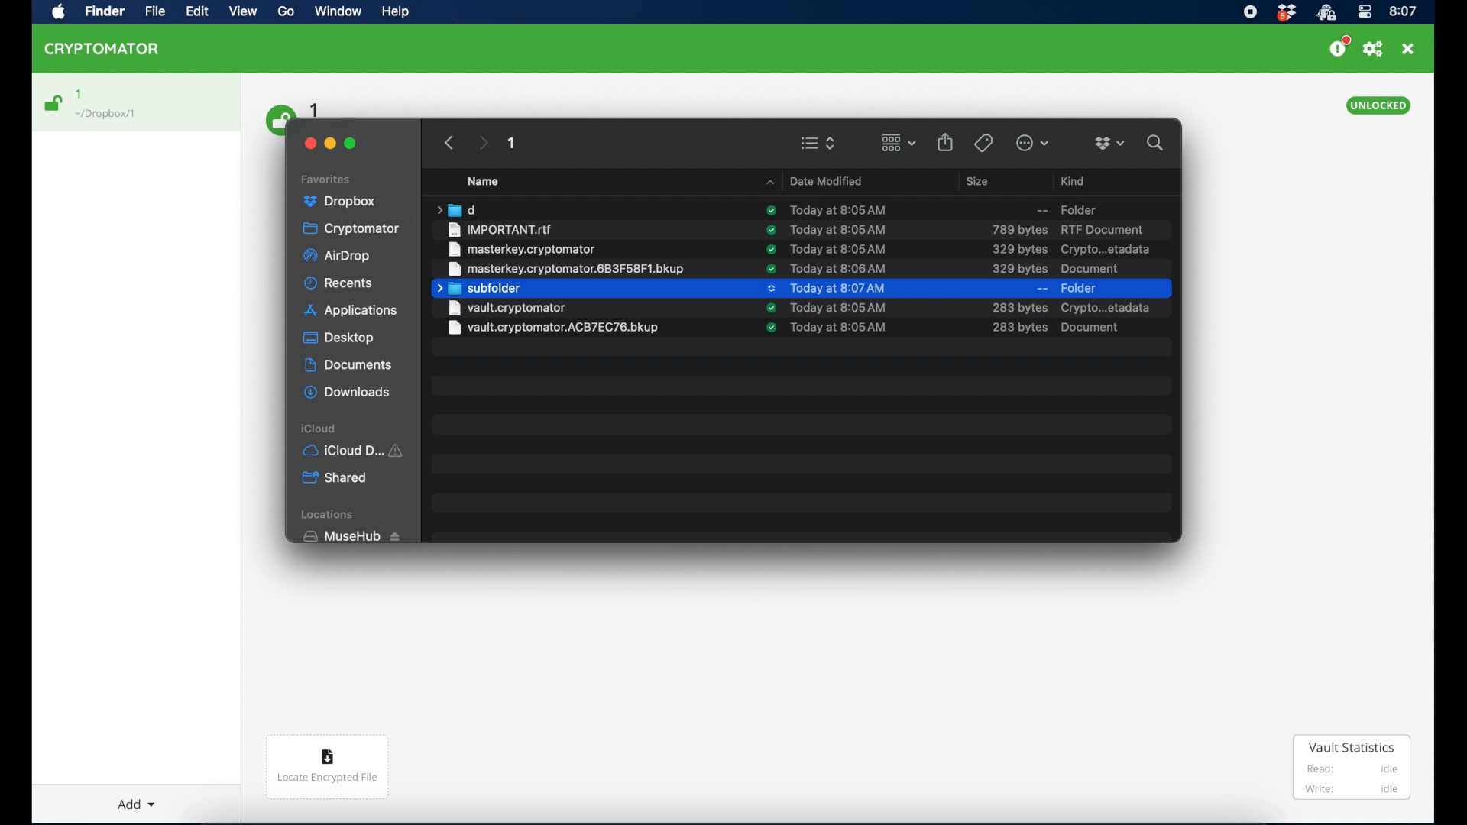  What do you see at coordinates (54, 103) in the screenshot?
I see `unlocked icon` at bounding box center [54, 103].